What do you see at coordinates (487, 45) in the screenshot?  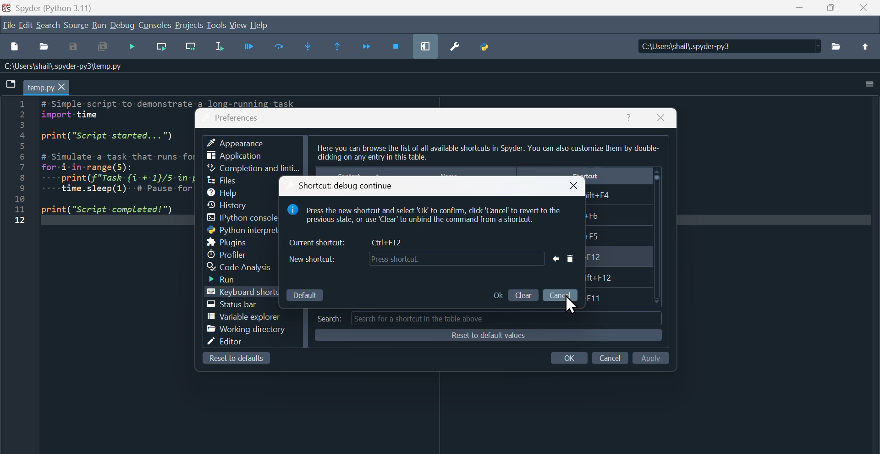 I see `Python path manager` at bounding box center [487, 45].